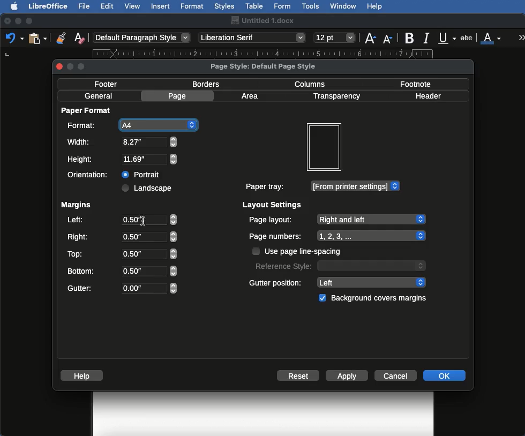  Describe the element at coordinates (282, 6) in the screenshot. I see `Form` at that location.